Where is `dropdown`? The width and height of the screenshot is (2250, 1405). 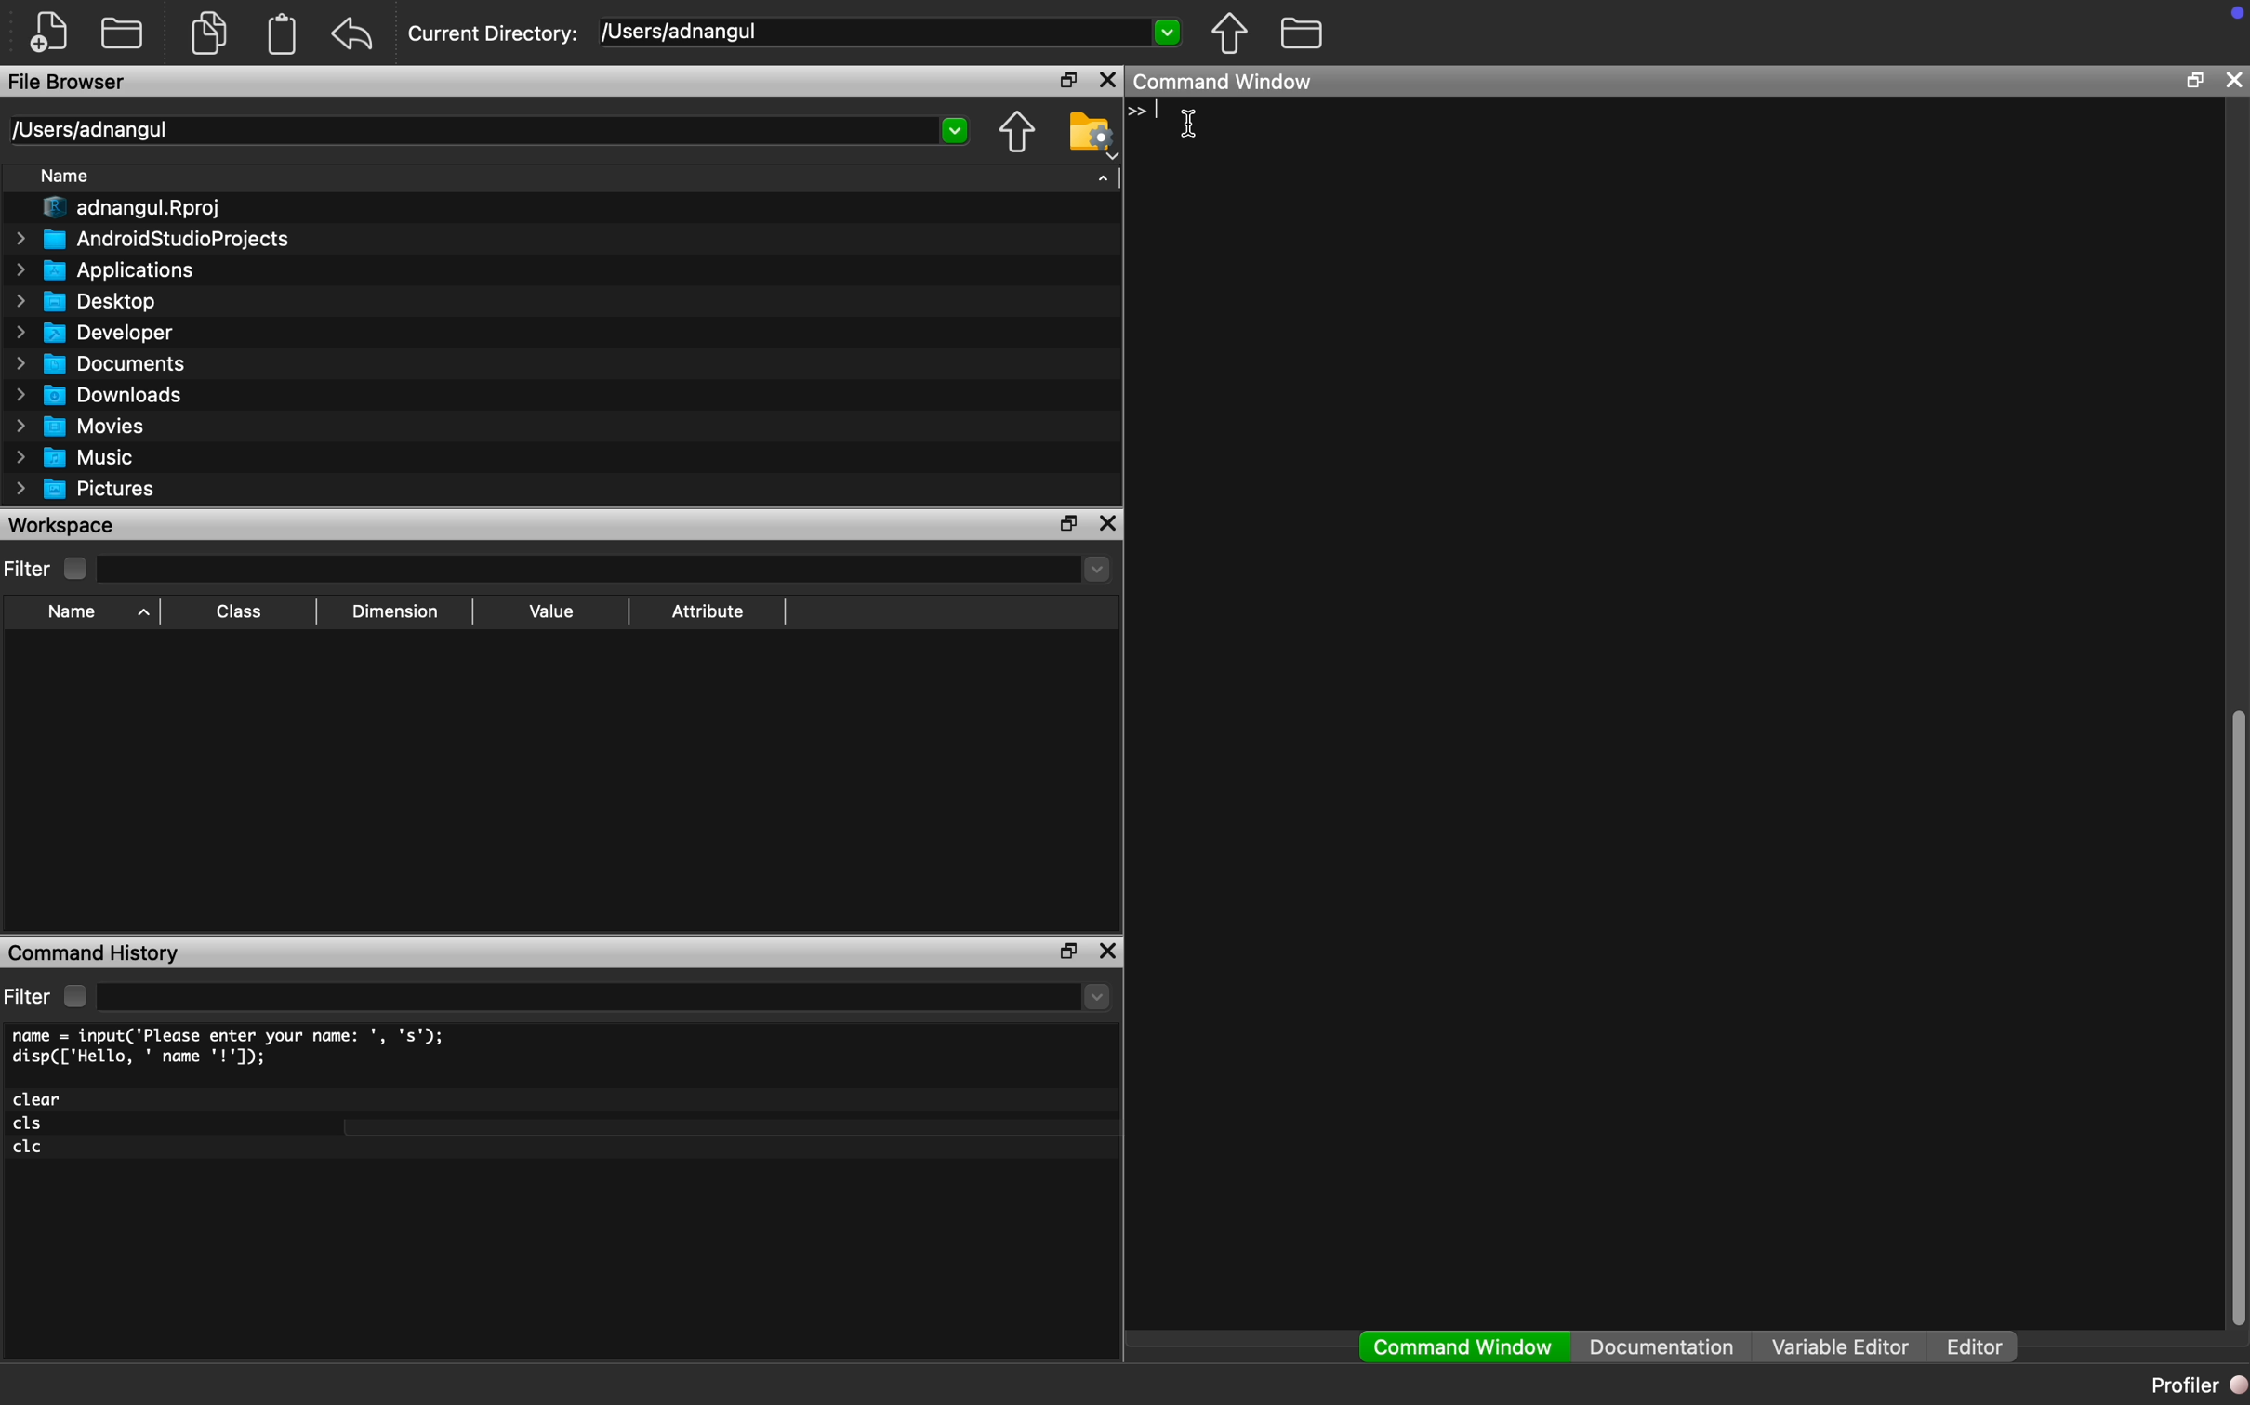
dropdown is located at coordinates (1098, 997).